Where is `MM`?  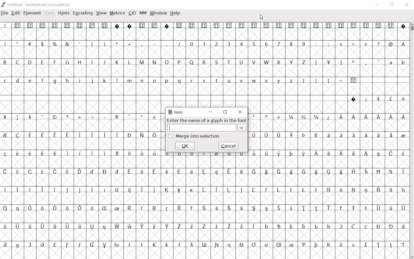
MM is located at coordinates (143, 13).